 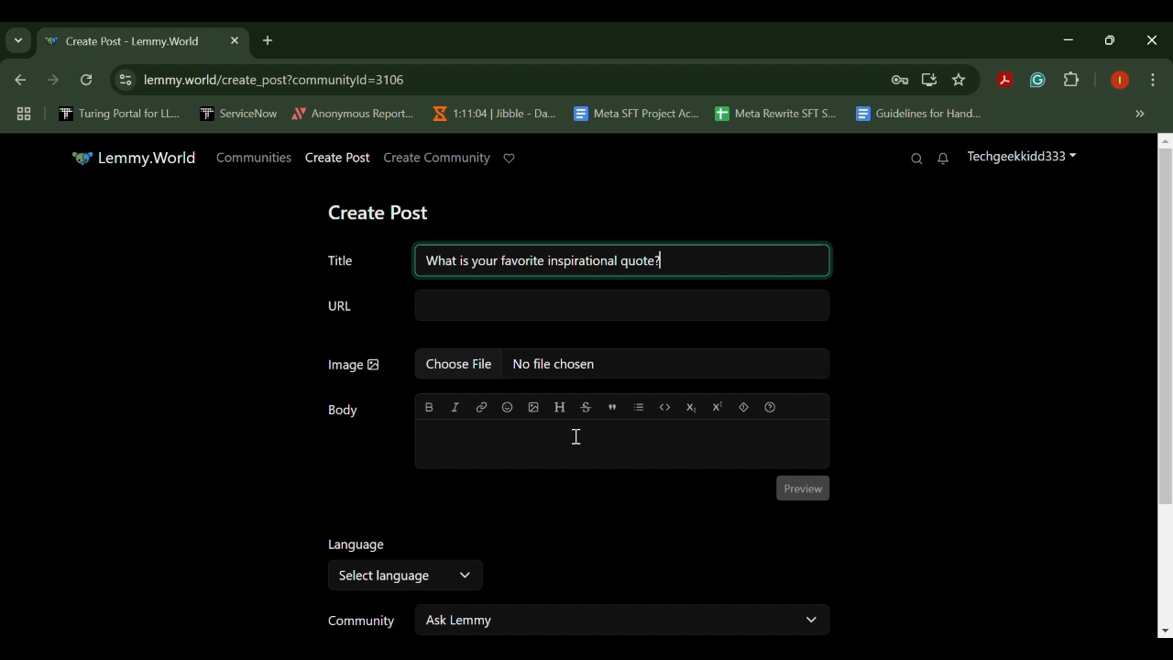 What do you see at coordinates (53, 82) in the screenshot?
I see `Next Webpage` at bounding box center [53, 82].